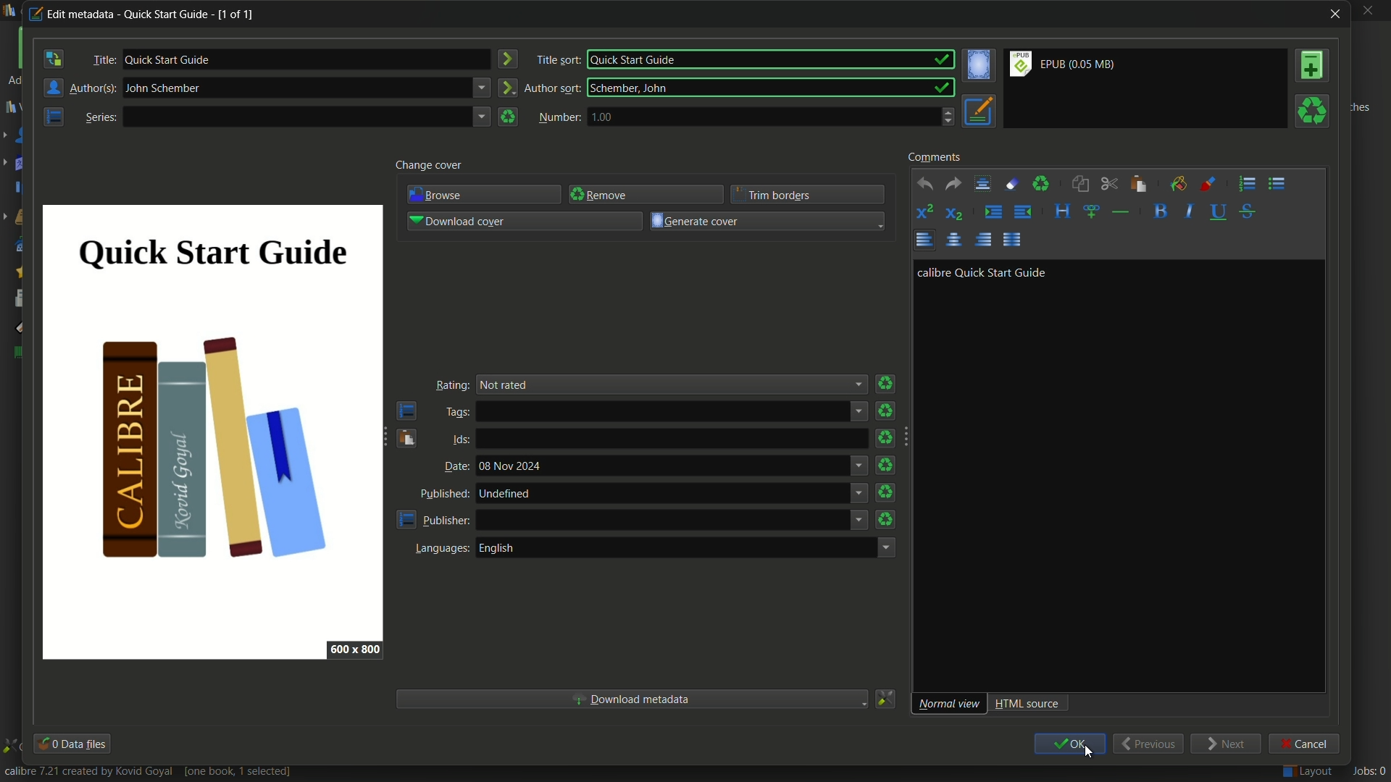 The width and height of the screenshot is (1391, 782). What do you see at coordinates (953, 240) in the screenshot?
I see `align center` at bounding box center [953, 240].